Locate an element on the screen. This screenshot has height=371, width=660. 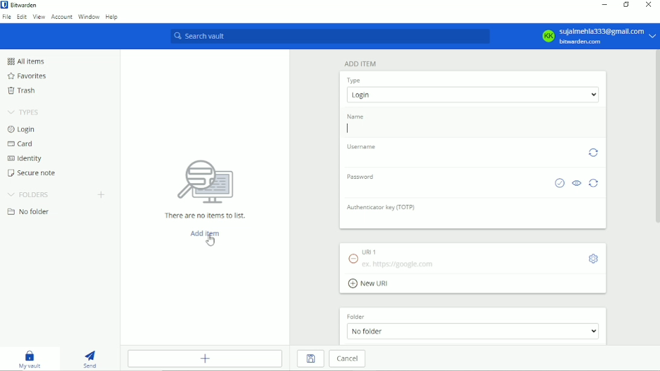
View is located at coordinates (39, 18).